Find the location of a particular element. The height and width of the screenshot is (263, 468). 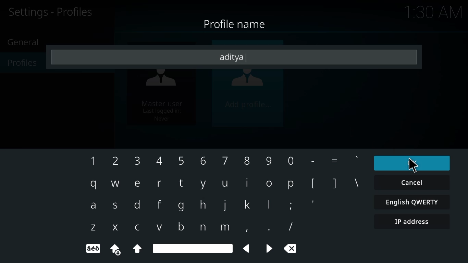

ok is located at coordinates (421, 163).